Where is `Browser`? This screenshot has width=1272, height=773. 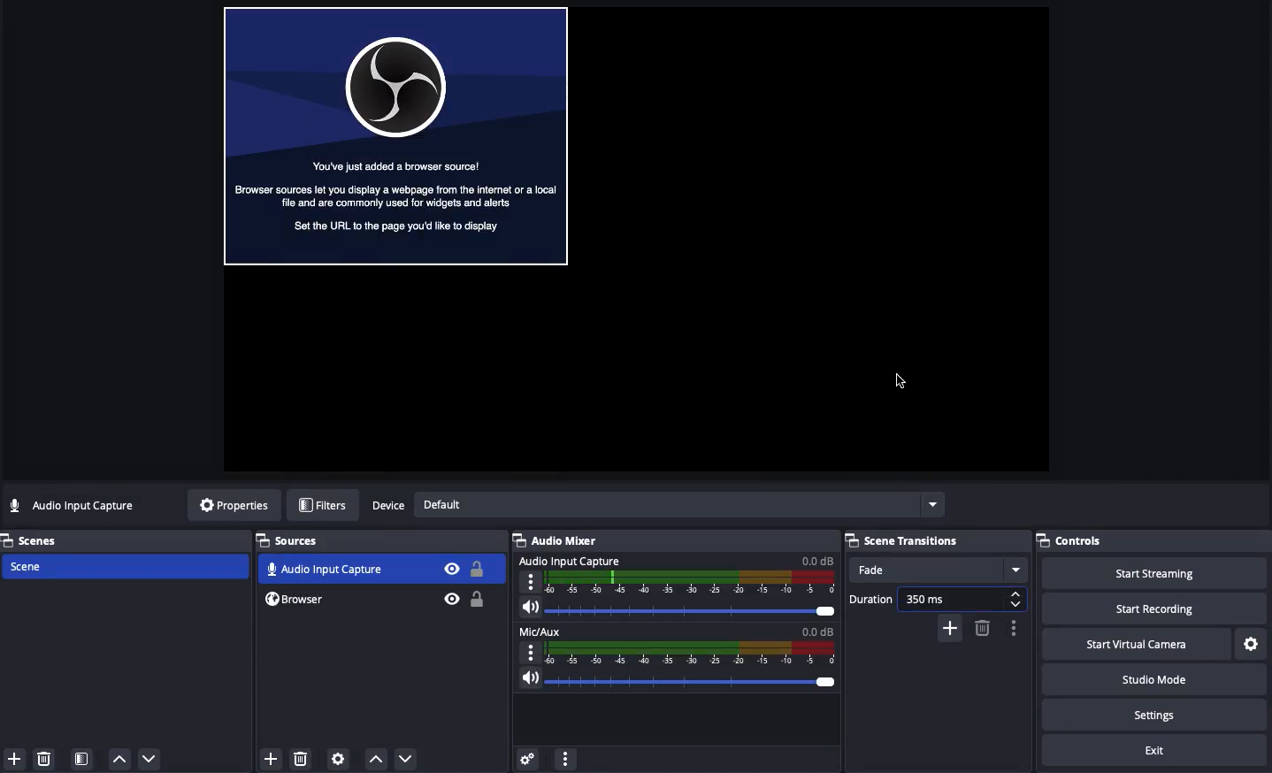 Browser is located at coordinates (380, 602).